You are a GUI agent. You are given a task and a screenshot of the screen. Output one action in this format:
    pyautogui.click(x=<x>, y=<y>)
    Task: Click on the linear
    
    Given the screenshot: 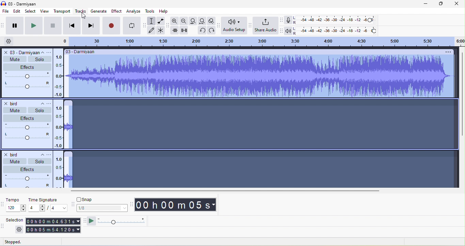 What is the action you would take?
    pyautogui.click(x=59, y=172)
    